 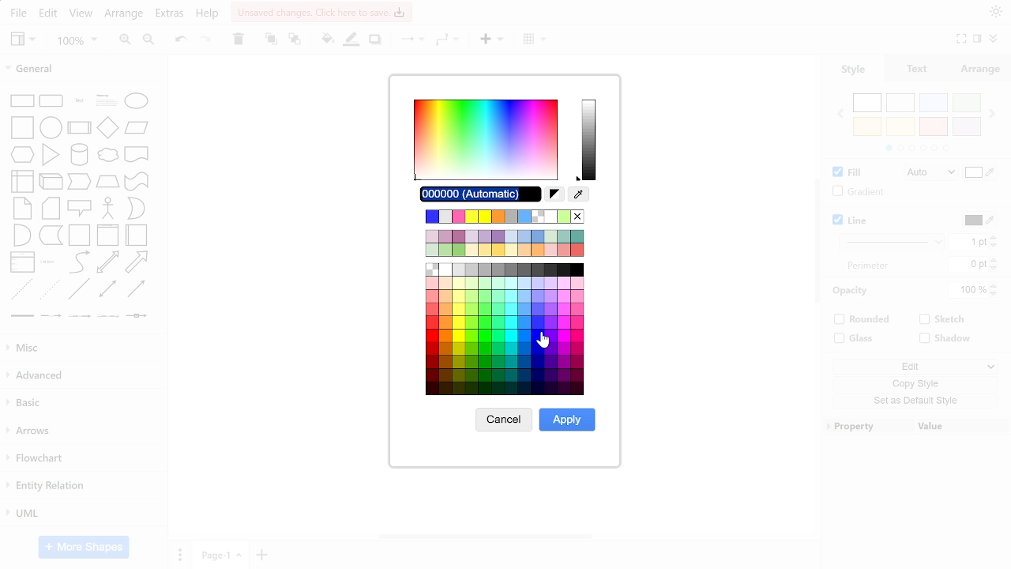 I want to click on current color spectrum, so click(x=591, y=138).